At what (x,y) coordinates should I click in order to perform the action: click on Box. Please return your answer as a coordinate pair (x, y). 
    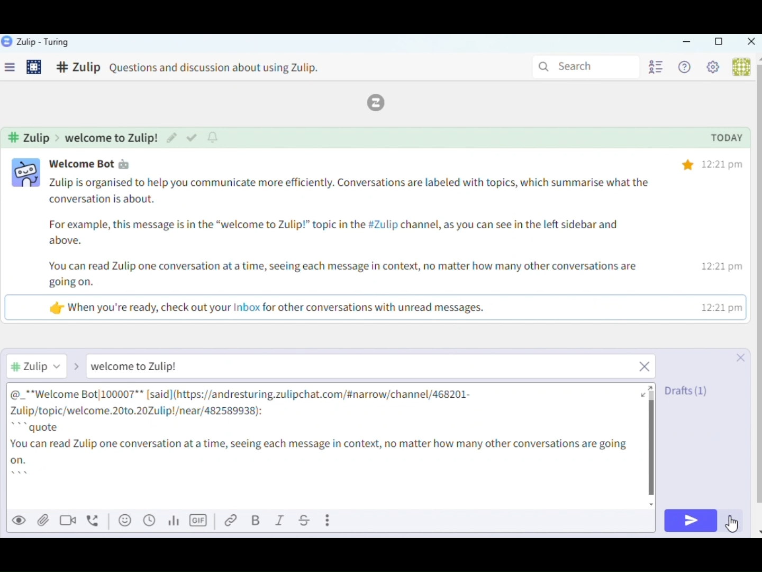
    Looking at the image, I should click on (718, 42).